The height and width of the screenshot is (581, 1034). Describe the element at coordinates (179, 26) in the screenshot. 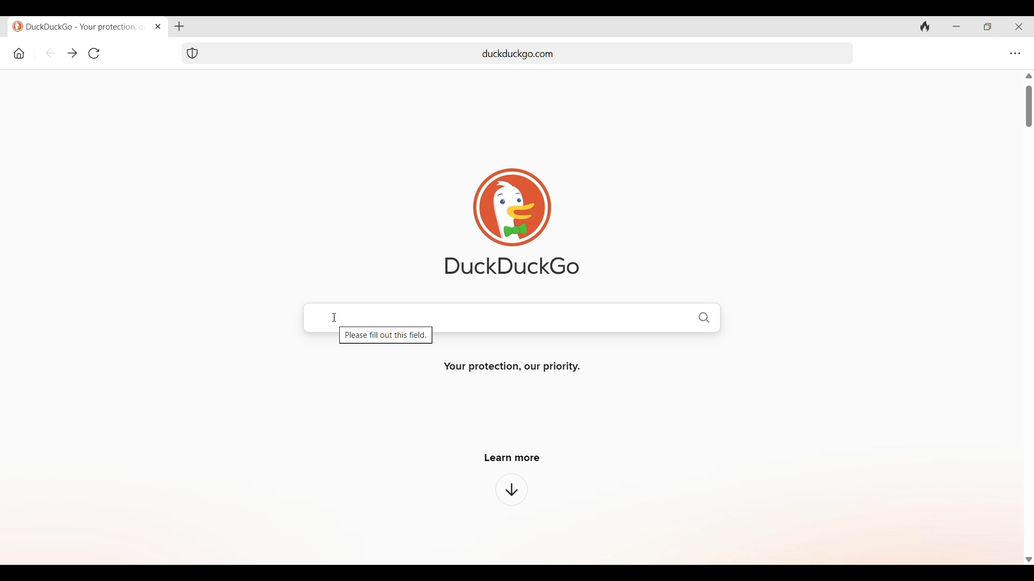

I see `Add new tab` at that location.